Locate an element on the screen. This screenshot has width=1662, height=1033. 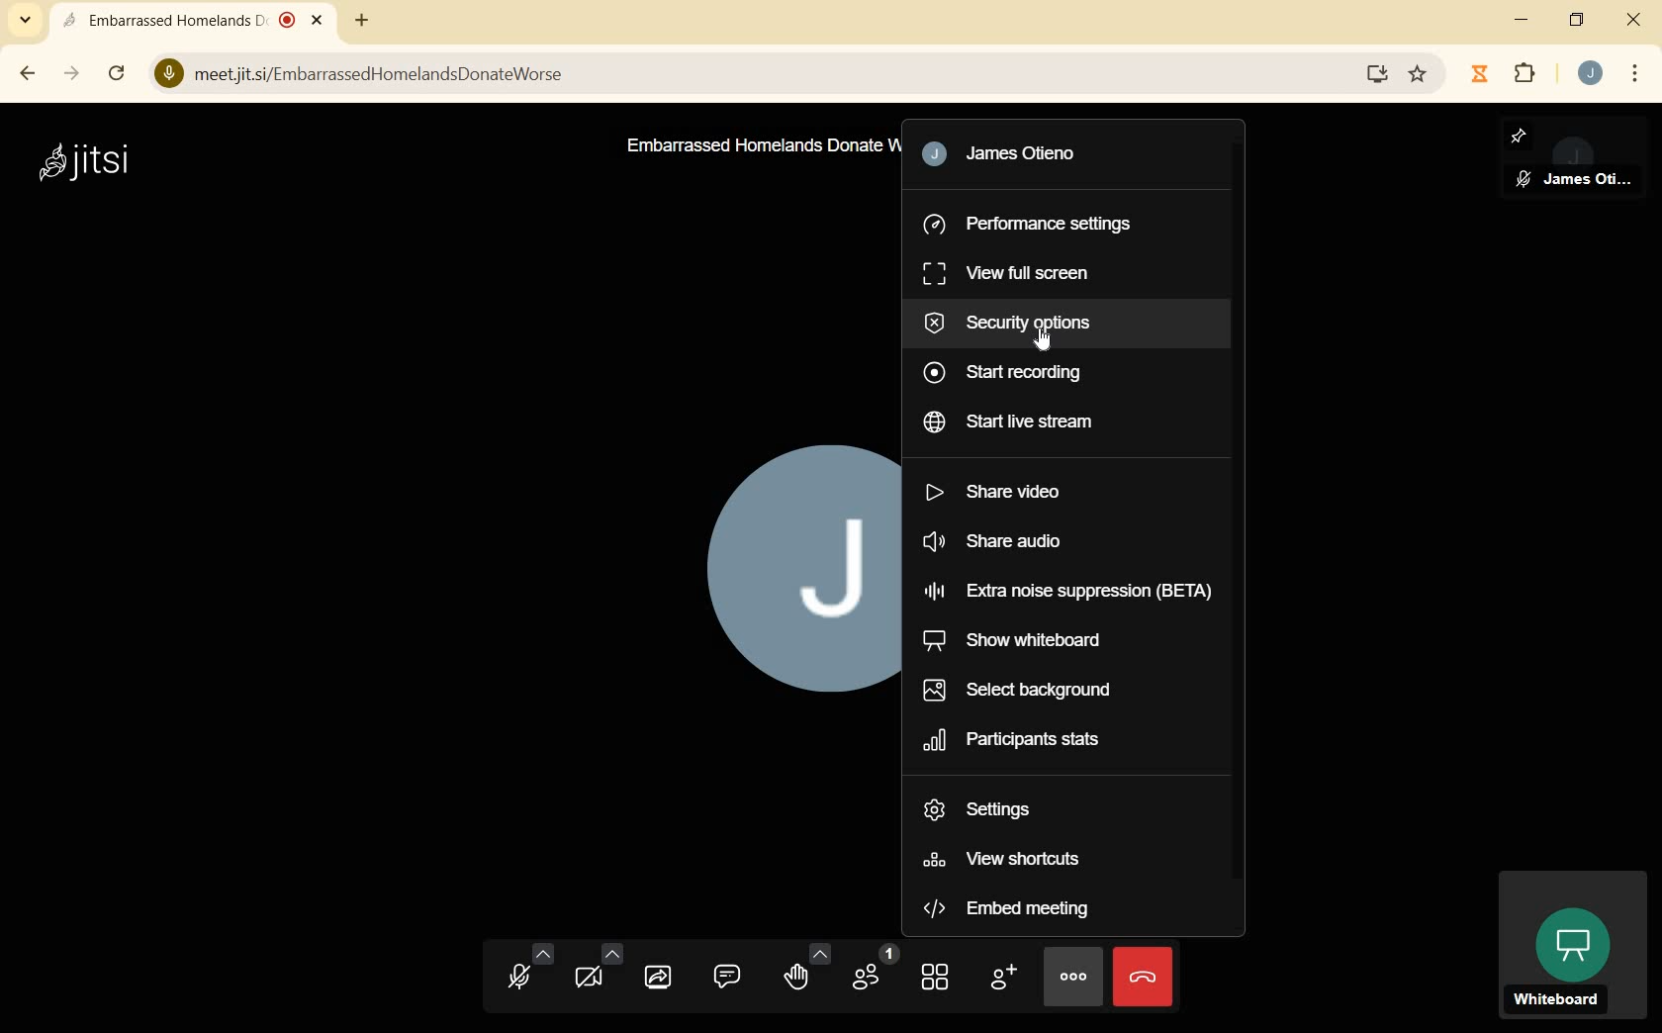
PERFORMANCE SETTINGS is located at coordinates (1028, 226).